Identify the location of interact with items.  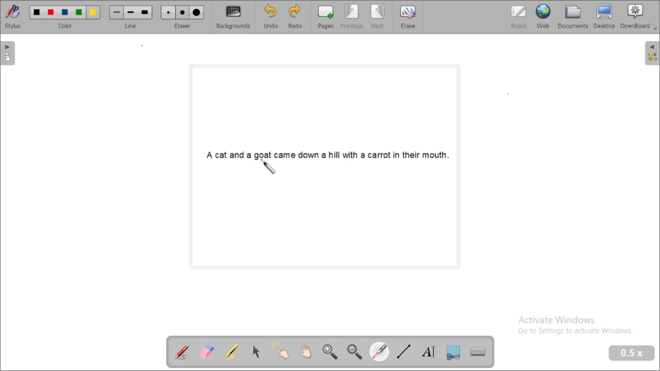
(279, 350).